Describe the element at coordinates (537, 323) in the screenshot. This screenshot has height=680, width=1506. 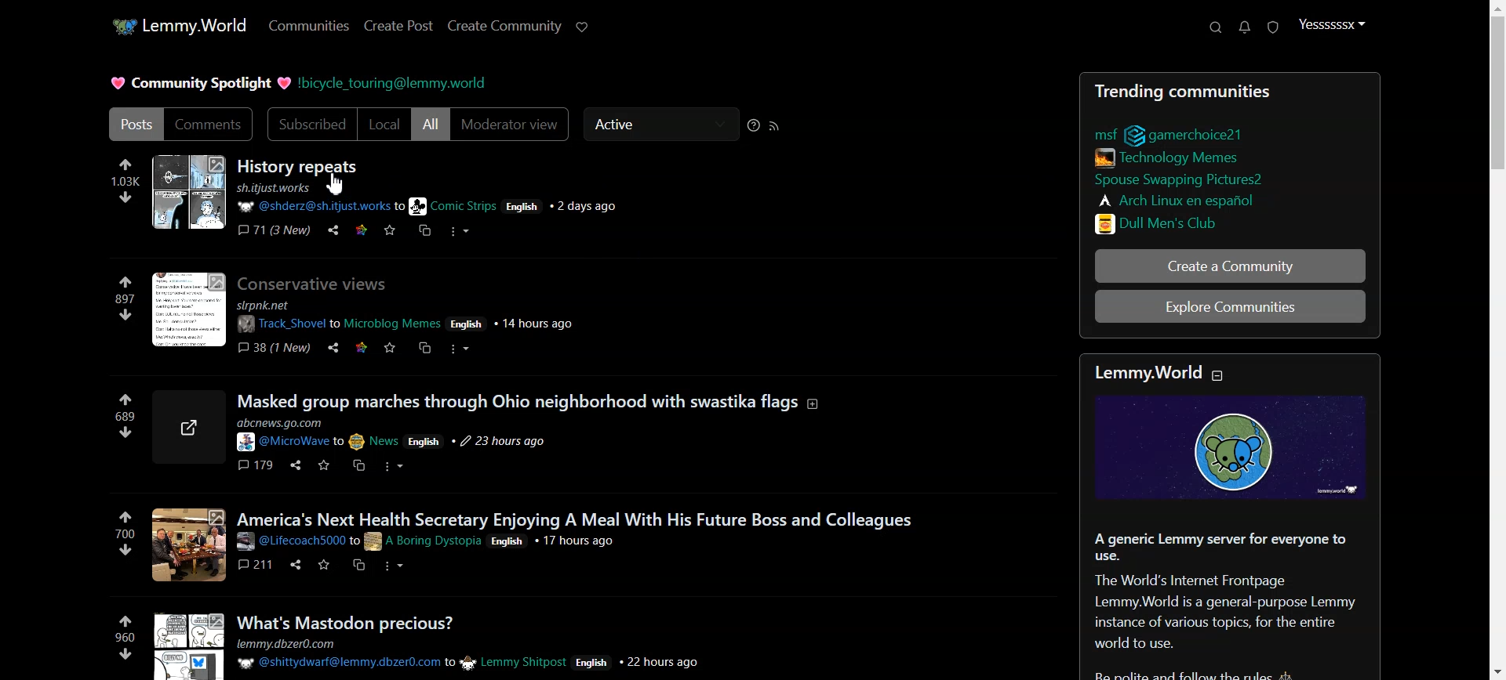
I see `14 hours ago` at that location.